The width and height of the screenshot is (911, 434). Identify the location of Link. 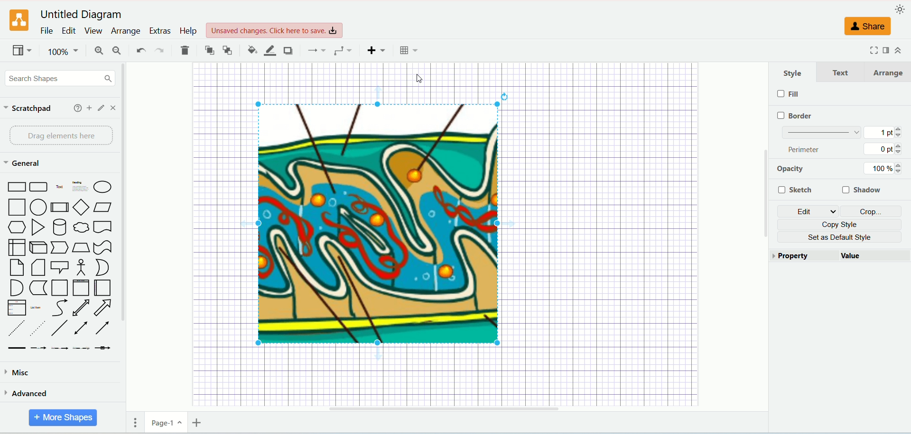
(17, 349).